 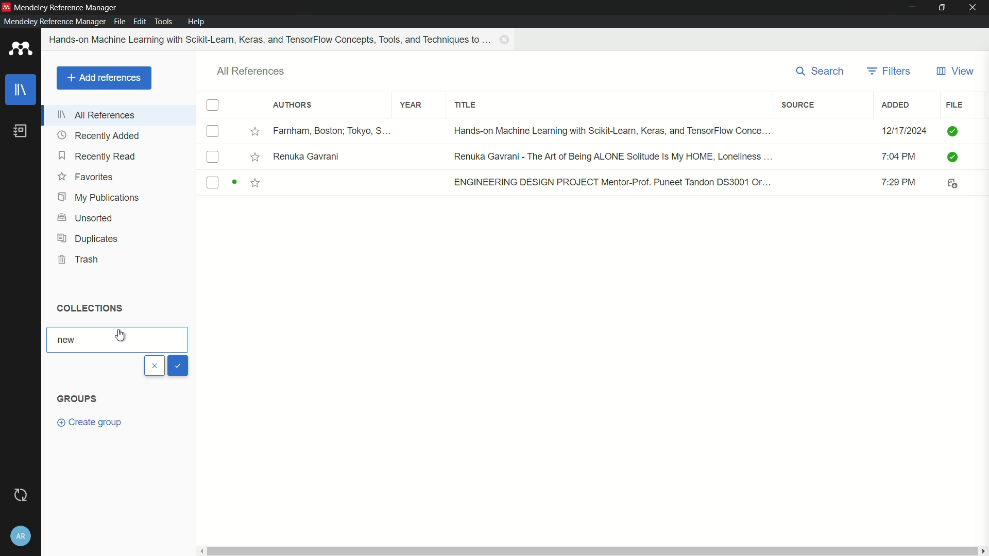 I want to click on filters, so click(x=889, y=72).